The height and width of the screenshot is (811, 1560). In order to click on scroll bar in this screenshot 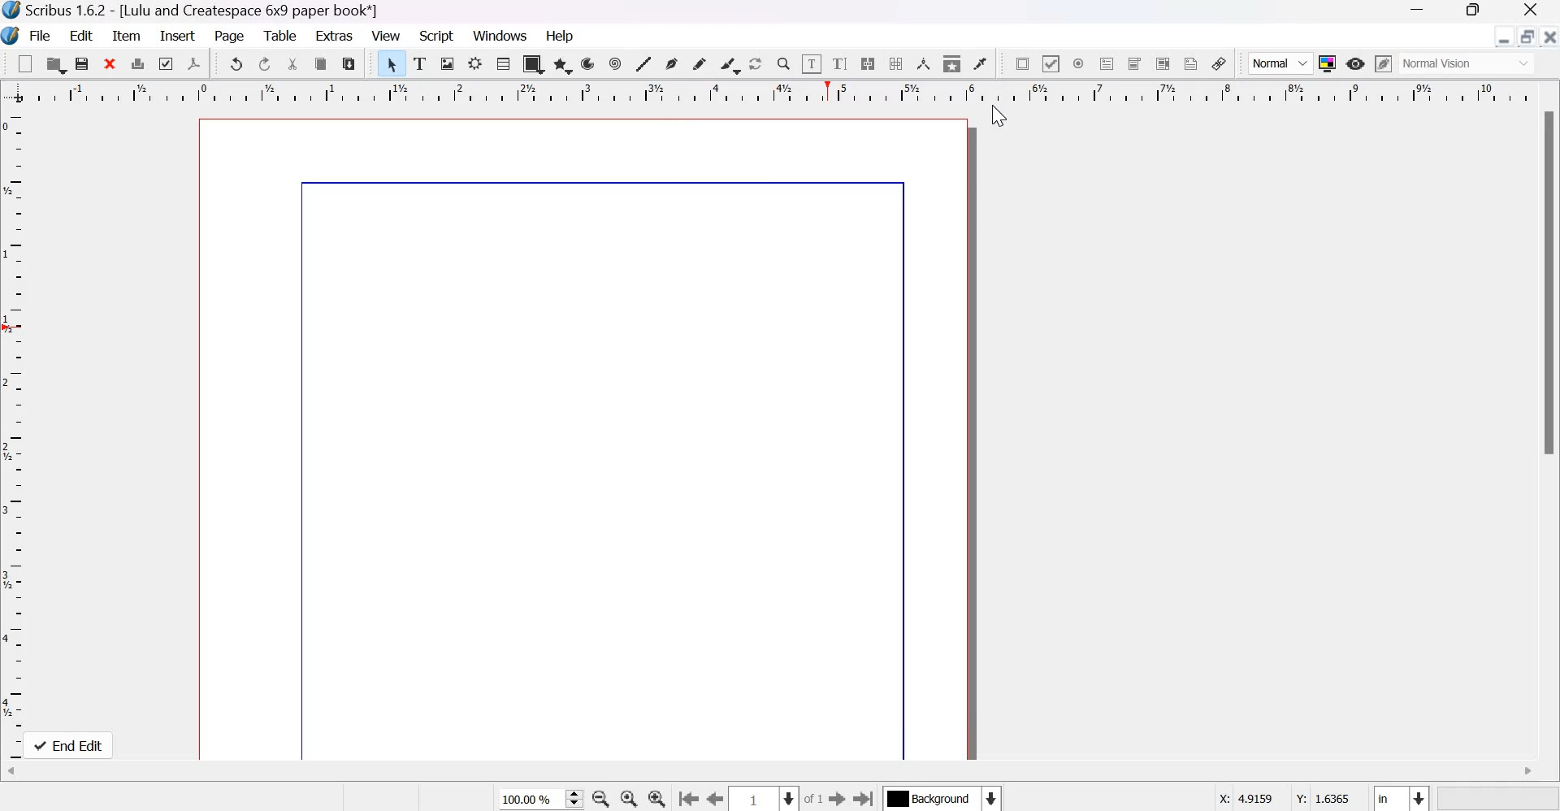, I will do `click(1550, 284)`.